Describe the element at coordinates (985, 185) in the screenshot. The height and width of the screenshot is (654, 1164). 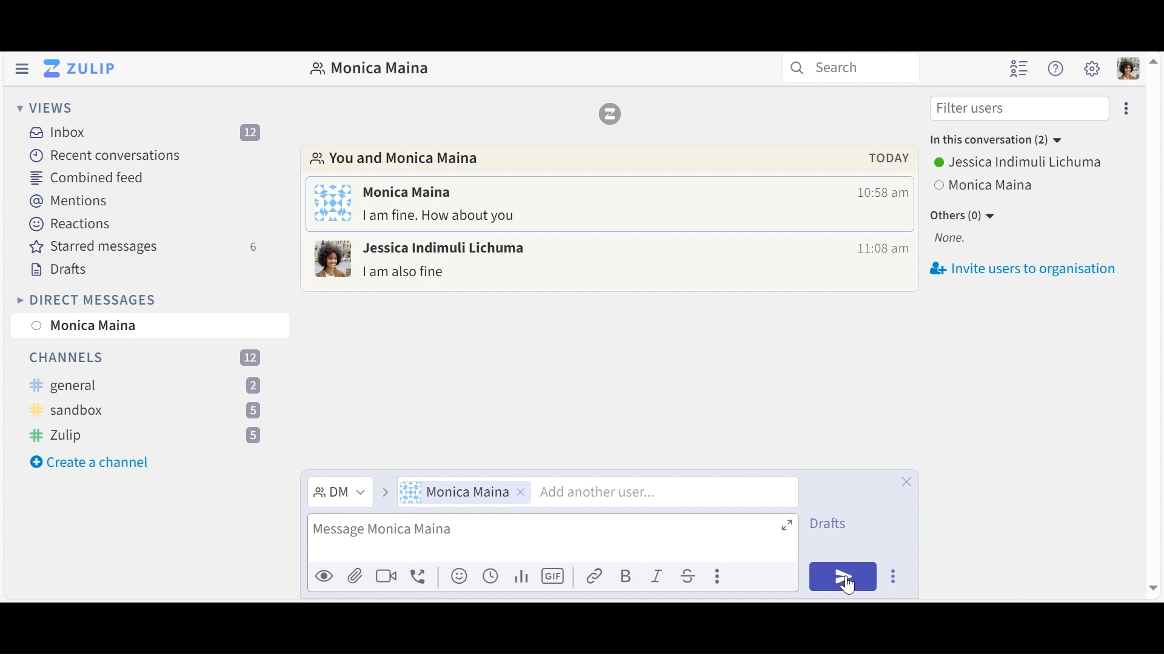
I see `View all users` at that location.